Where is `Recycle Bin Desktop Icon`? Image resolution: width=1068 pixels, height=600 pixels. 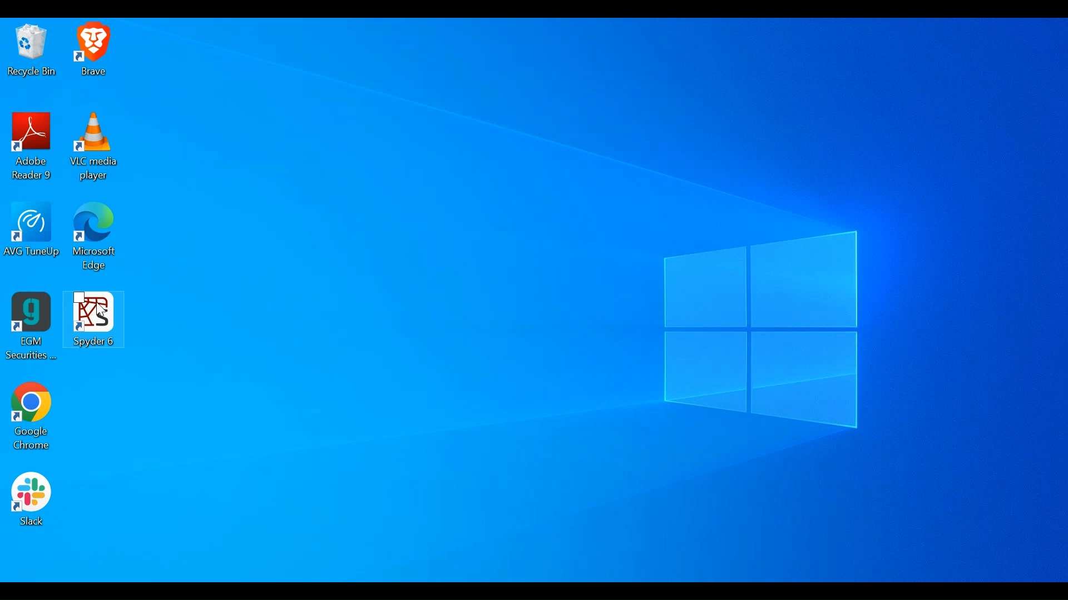
Recycle Bin Desktop Icon is located at coordinates (29, 52).